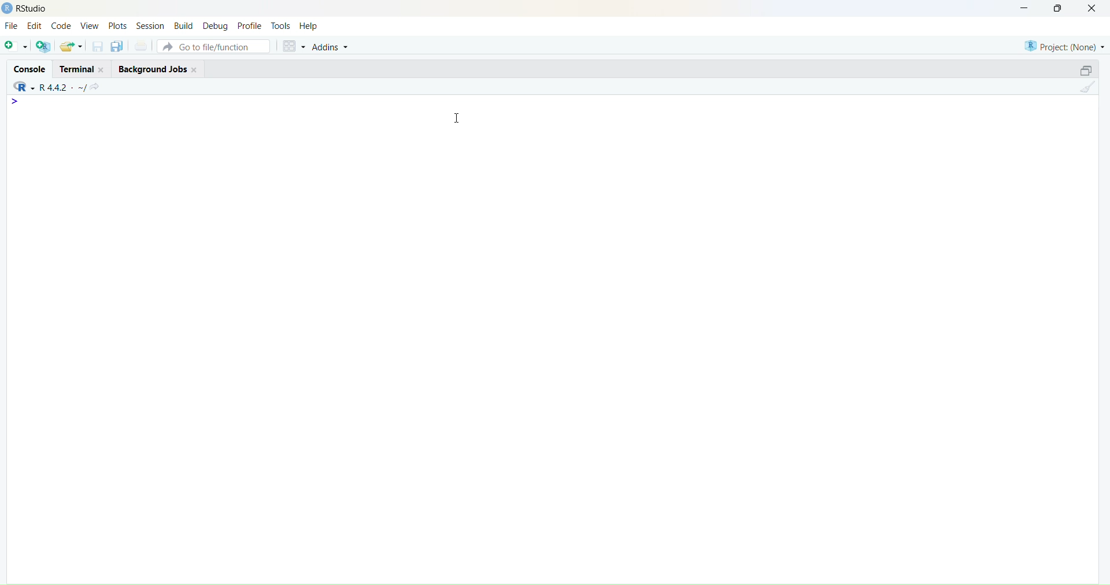 The width and height of the screenshot is (1110, 585). I want to click on Prompt cursor, so click(18, 106).